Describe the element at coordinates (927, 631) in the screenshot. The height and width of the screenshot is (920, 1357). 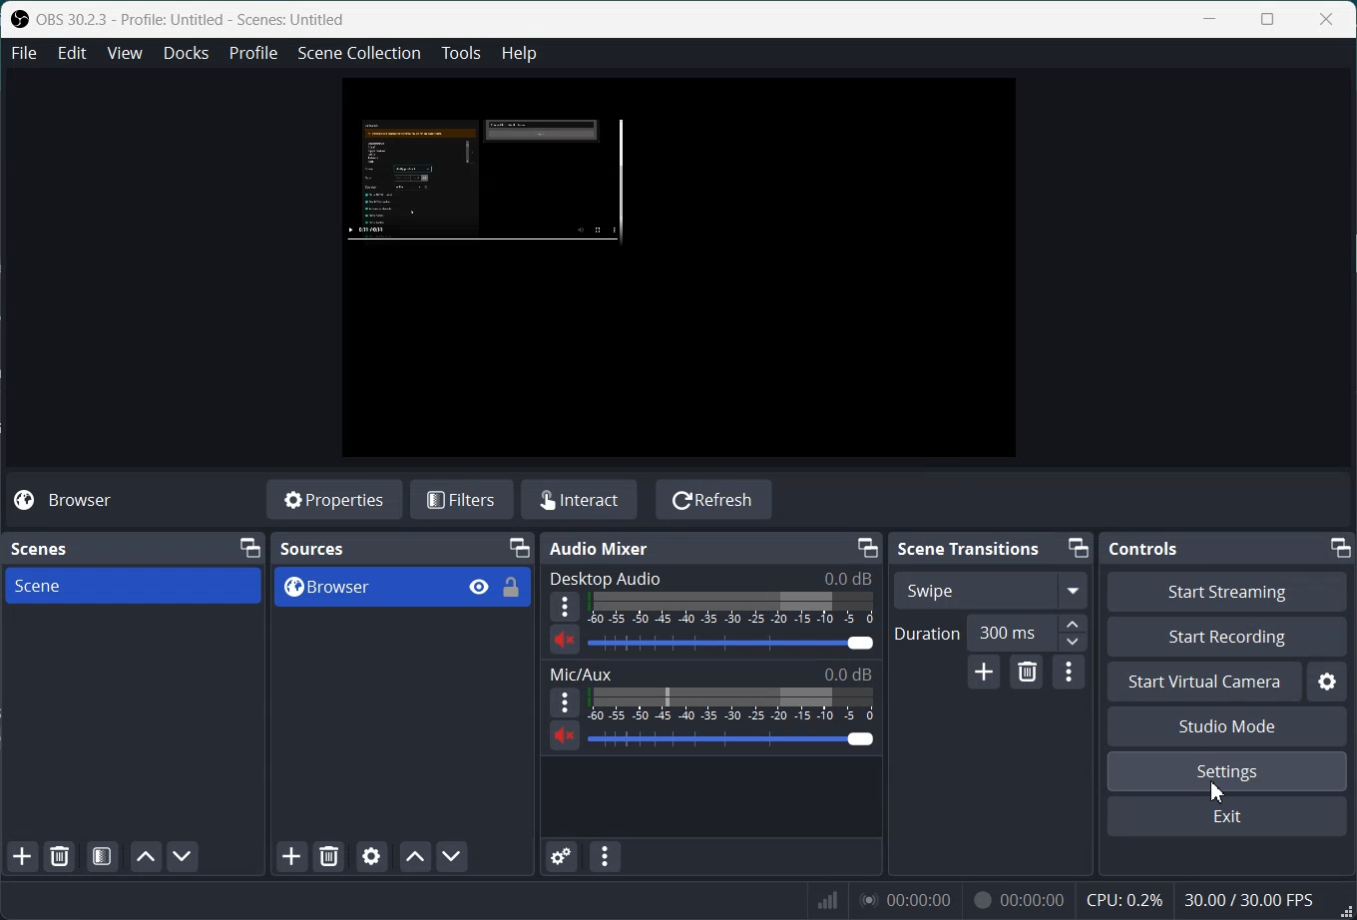
I see `Duration` at that location.